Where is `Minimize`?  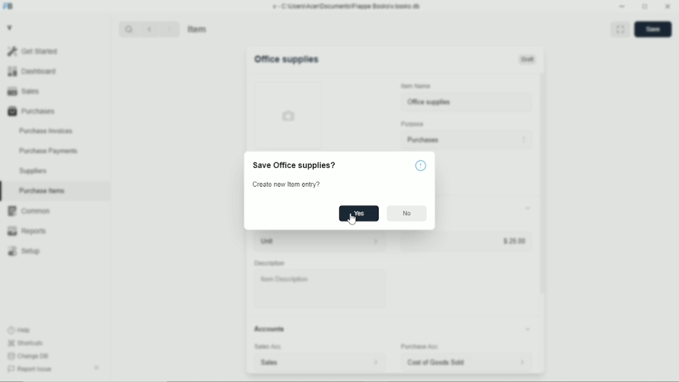
Minimize is located at coordinates (622, 6).